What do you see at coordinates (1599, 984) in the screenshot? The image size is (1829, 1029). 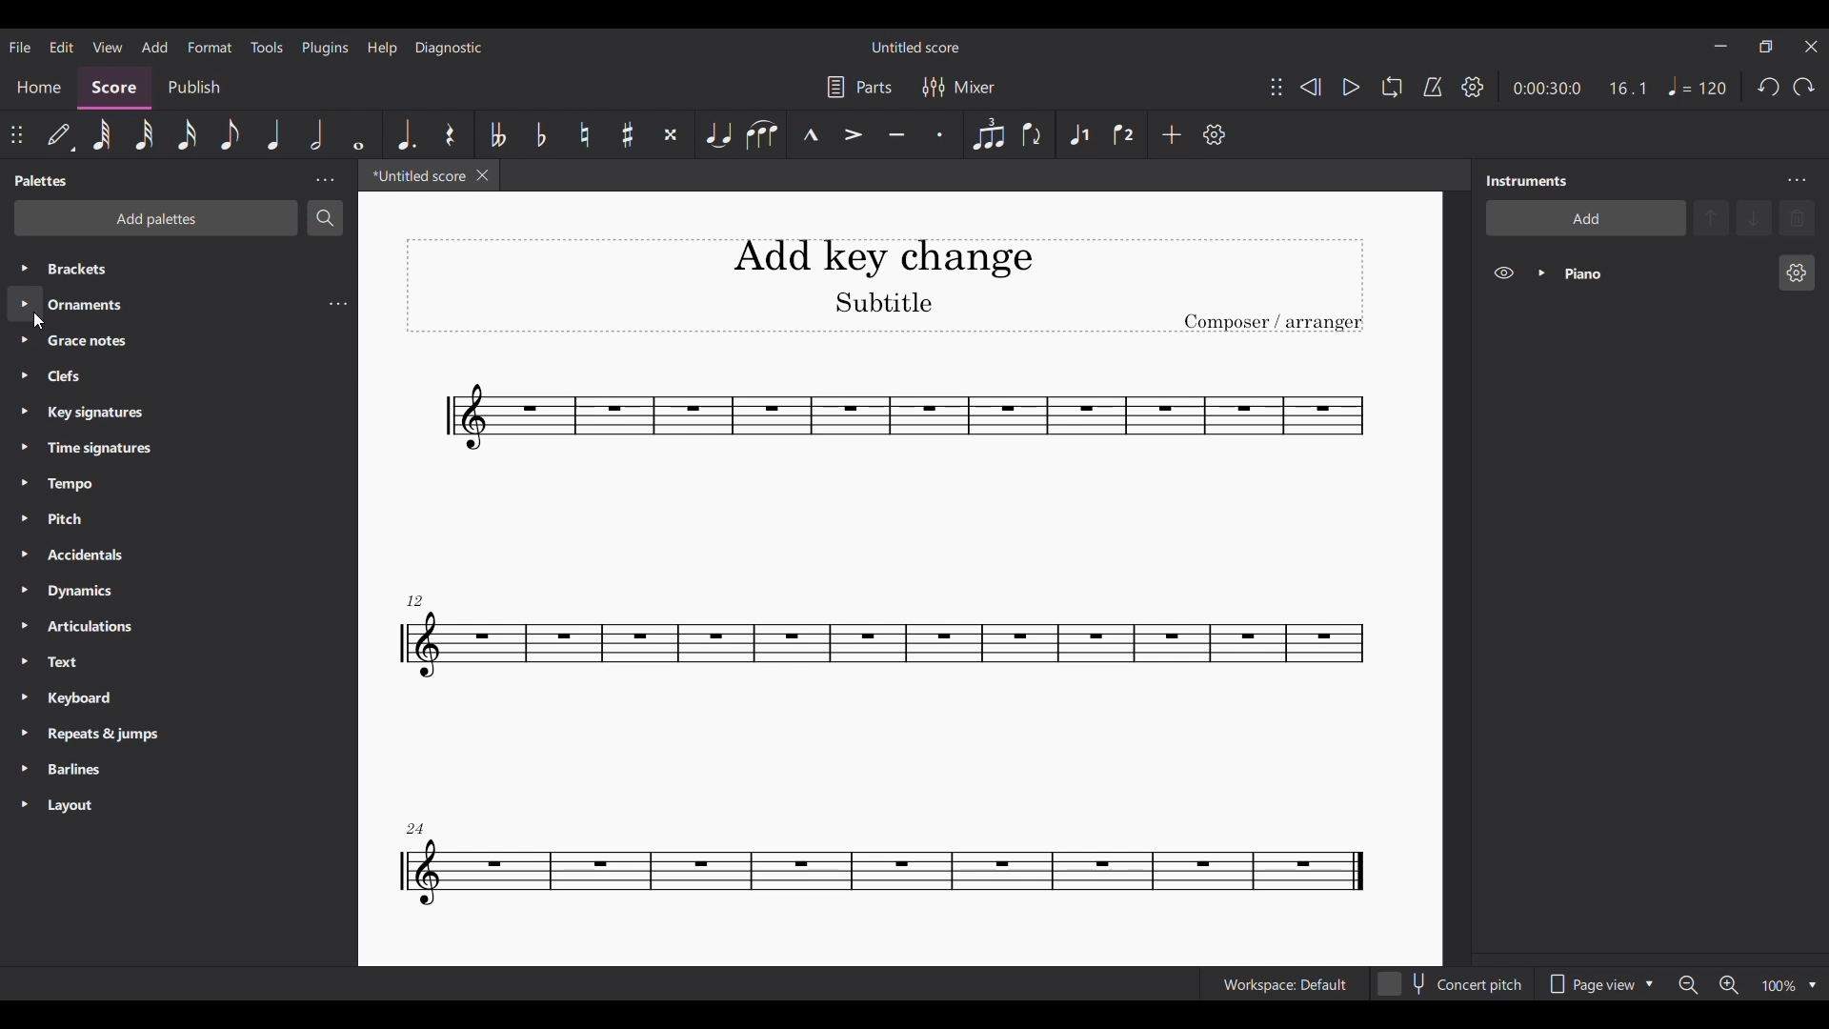 I see `Page view options` at bounding box center [1599, 984].